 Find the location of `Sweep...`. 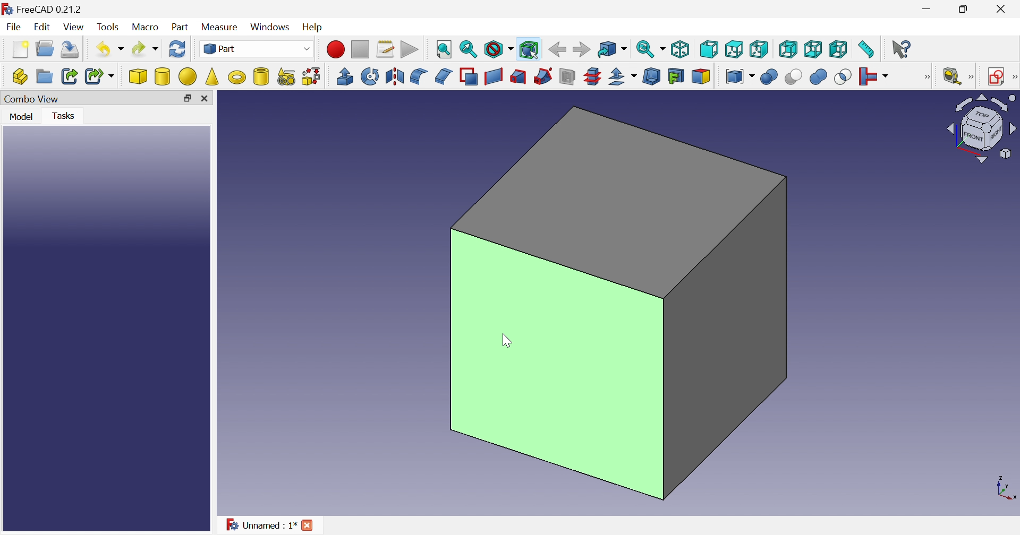

Sweep... is located at coordinates (543, 76).